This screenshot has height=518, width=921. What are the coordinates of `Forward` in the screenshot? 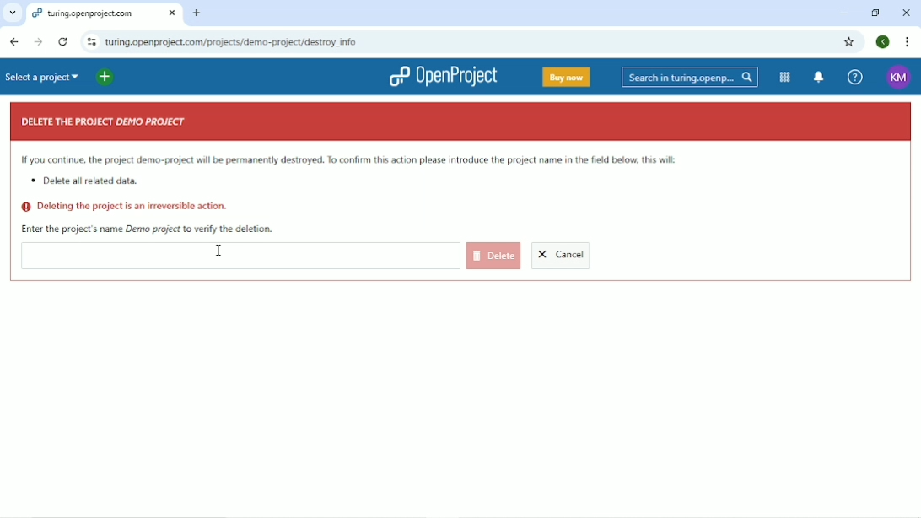 It's located at (36, 42).